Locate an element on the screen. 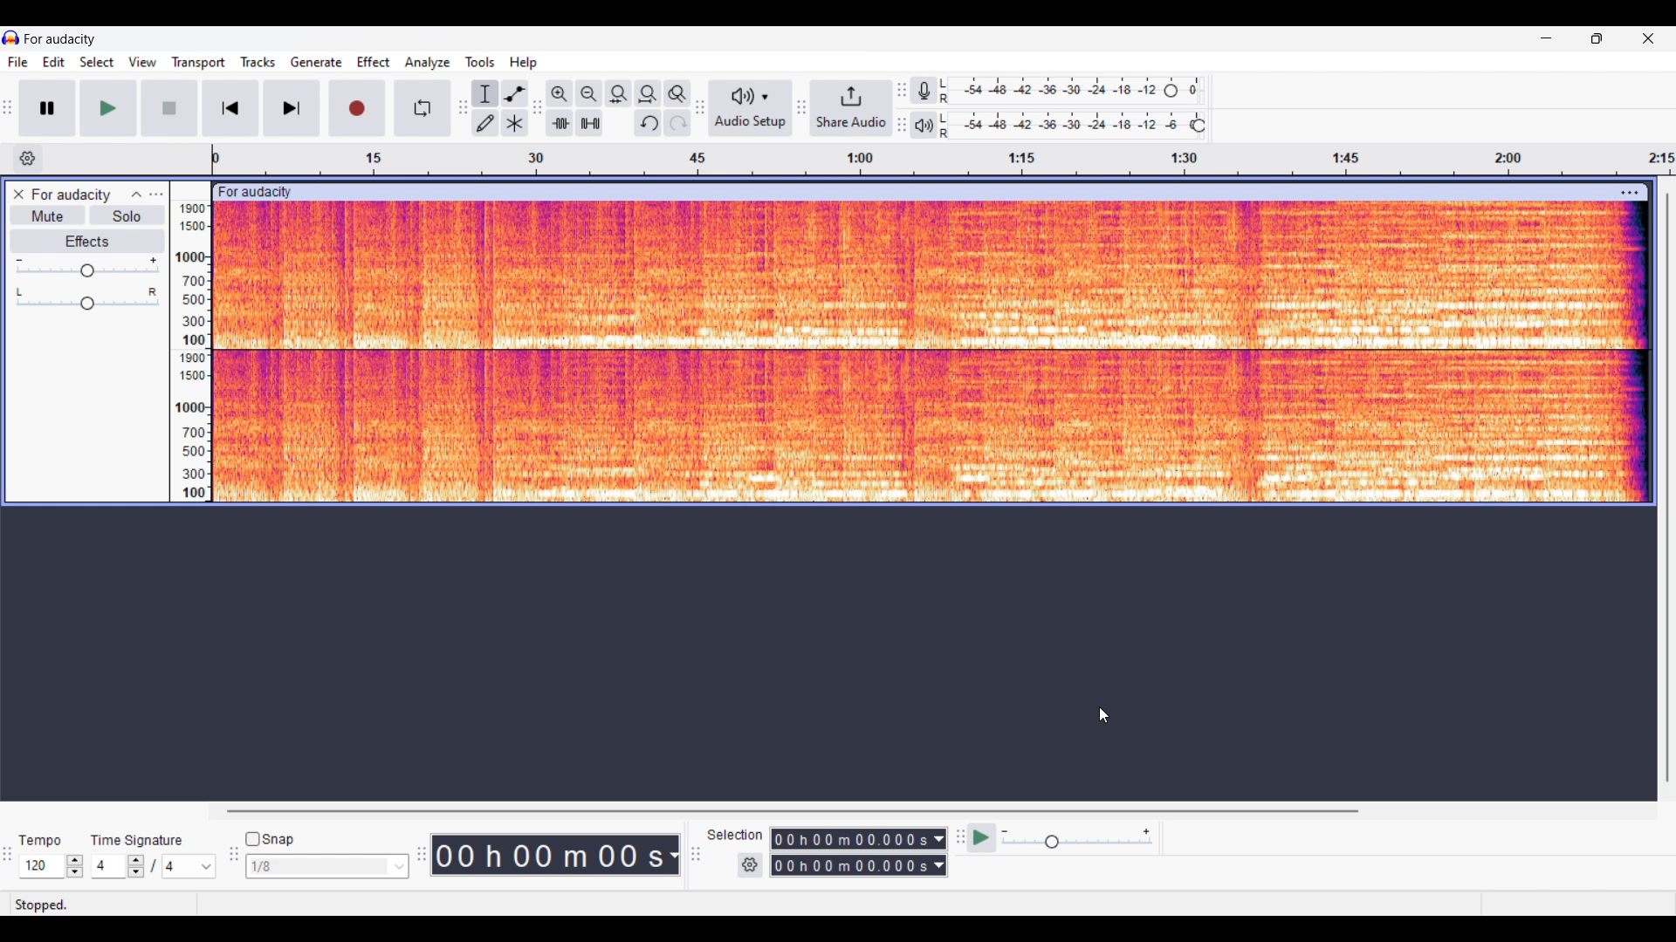 This screenshot has width=1676, height=942. Record/Record new track is located at coordinates (358, 108).